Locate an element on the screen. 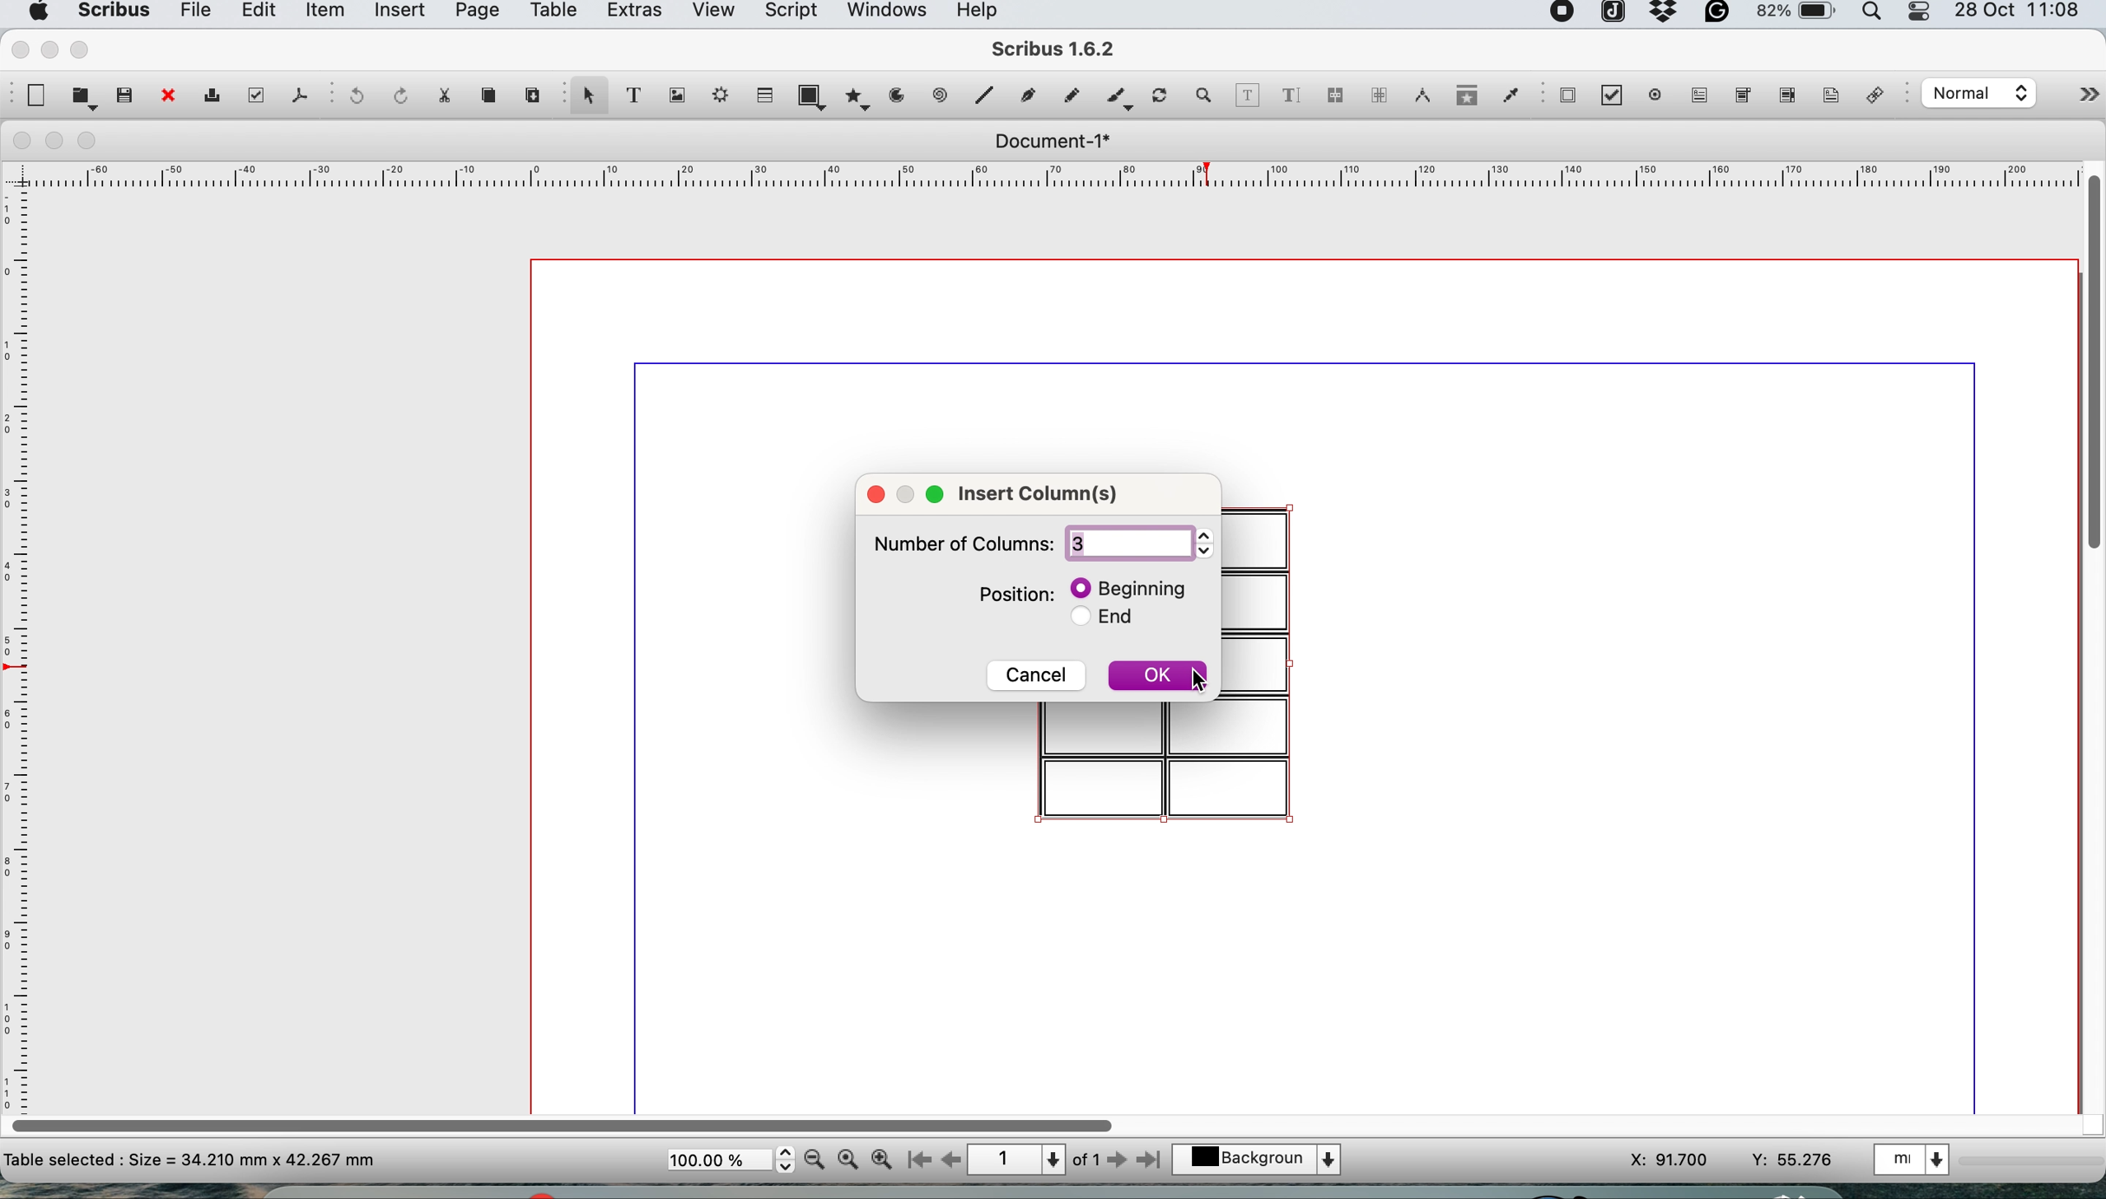 The image size is (2106, 1199). battery is located at coordinates (1794, 16).